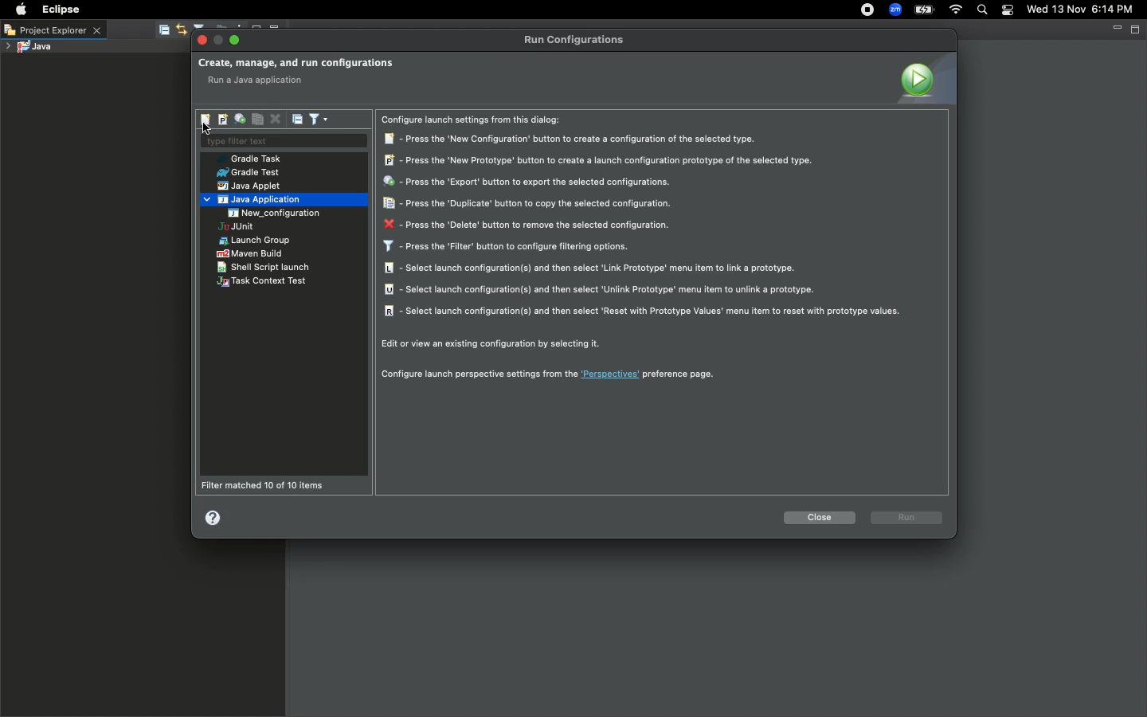  Describe the element at coordinates (236, 40) in the screenshot. I see `Maximize` at that location.